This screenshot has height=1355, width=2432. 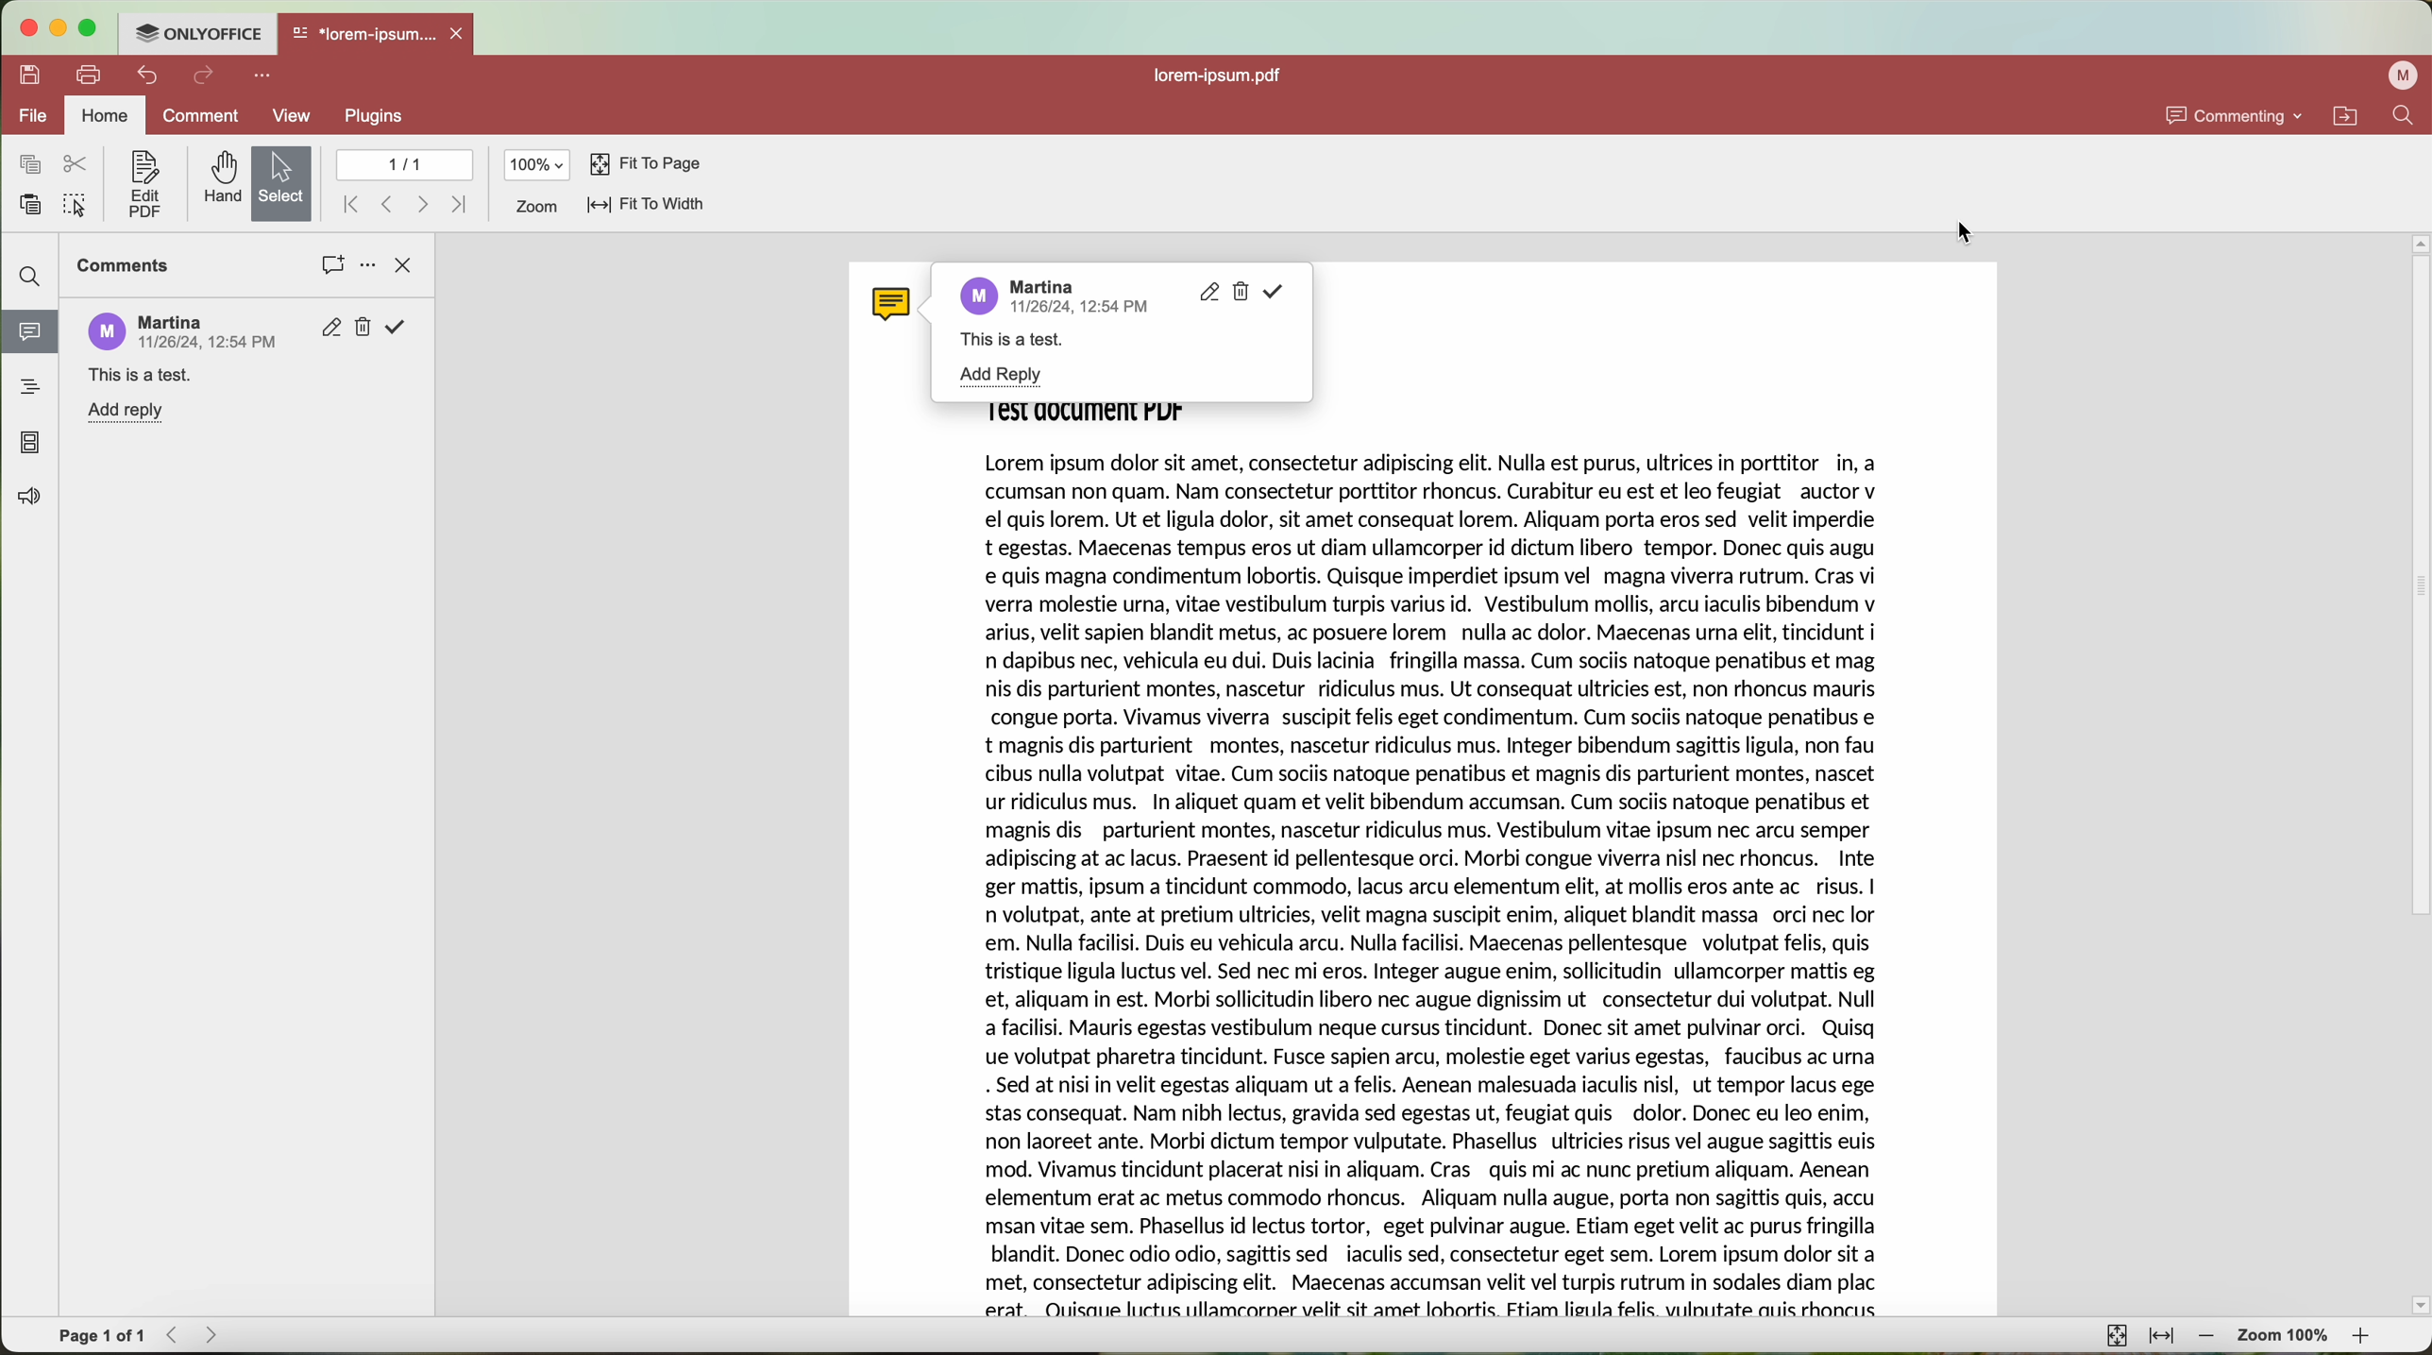 I want to click on open file, so click(x=379, y=35).